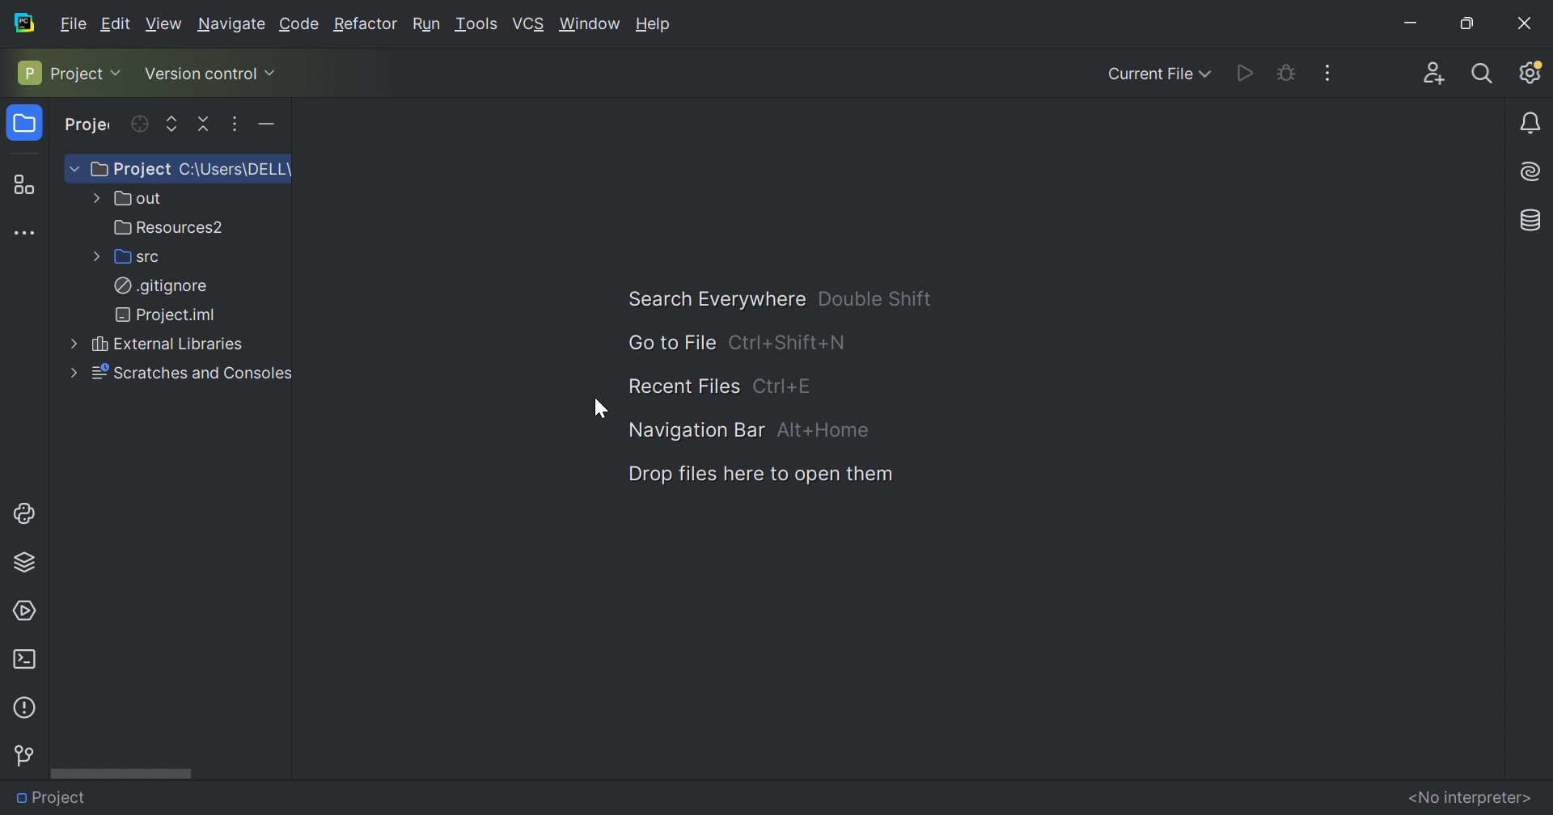  What do you see at coordinates (119, 23) in the screenshot?
I see `Edit` at bounding box center [119, 23].